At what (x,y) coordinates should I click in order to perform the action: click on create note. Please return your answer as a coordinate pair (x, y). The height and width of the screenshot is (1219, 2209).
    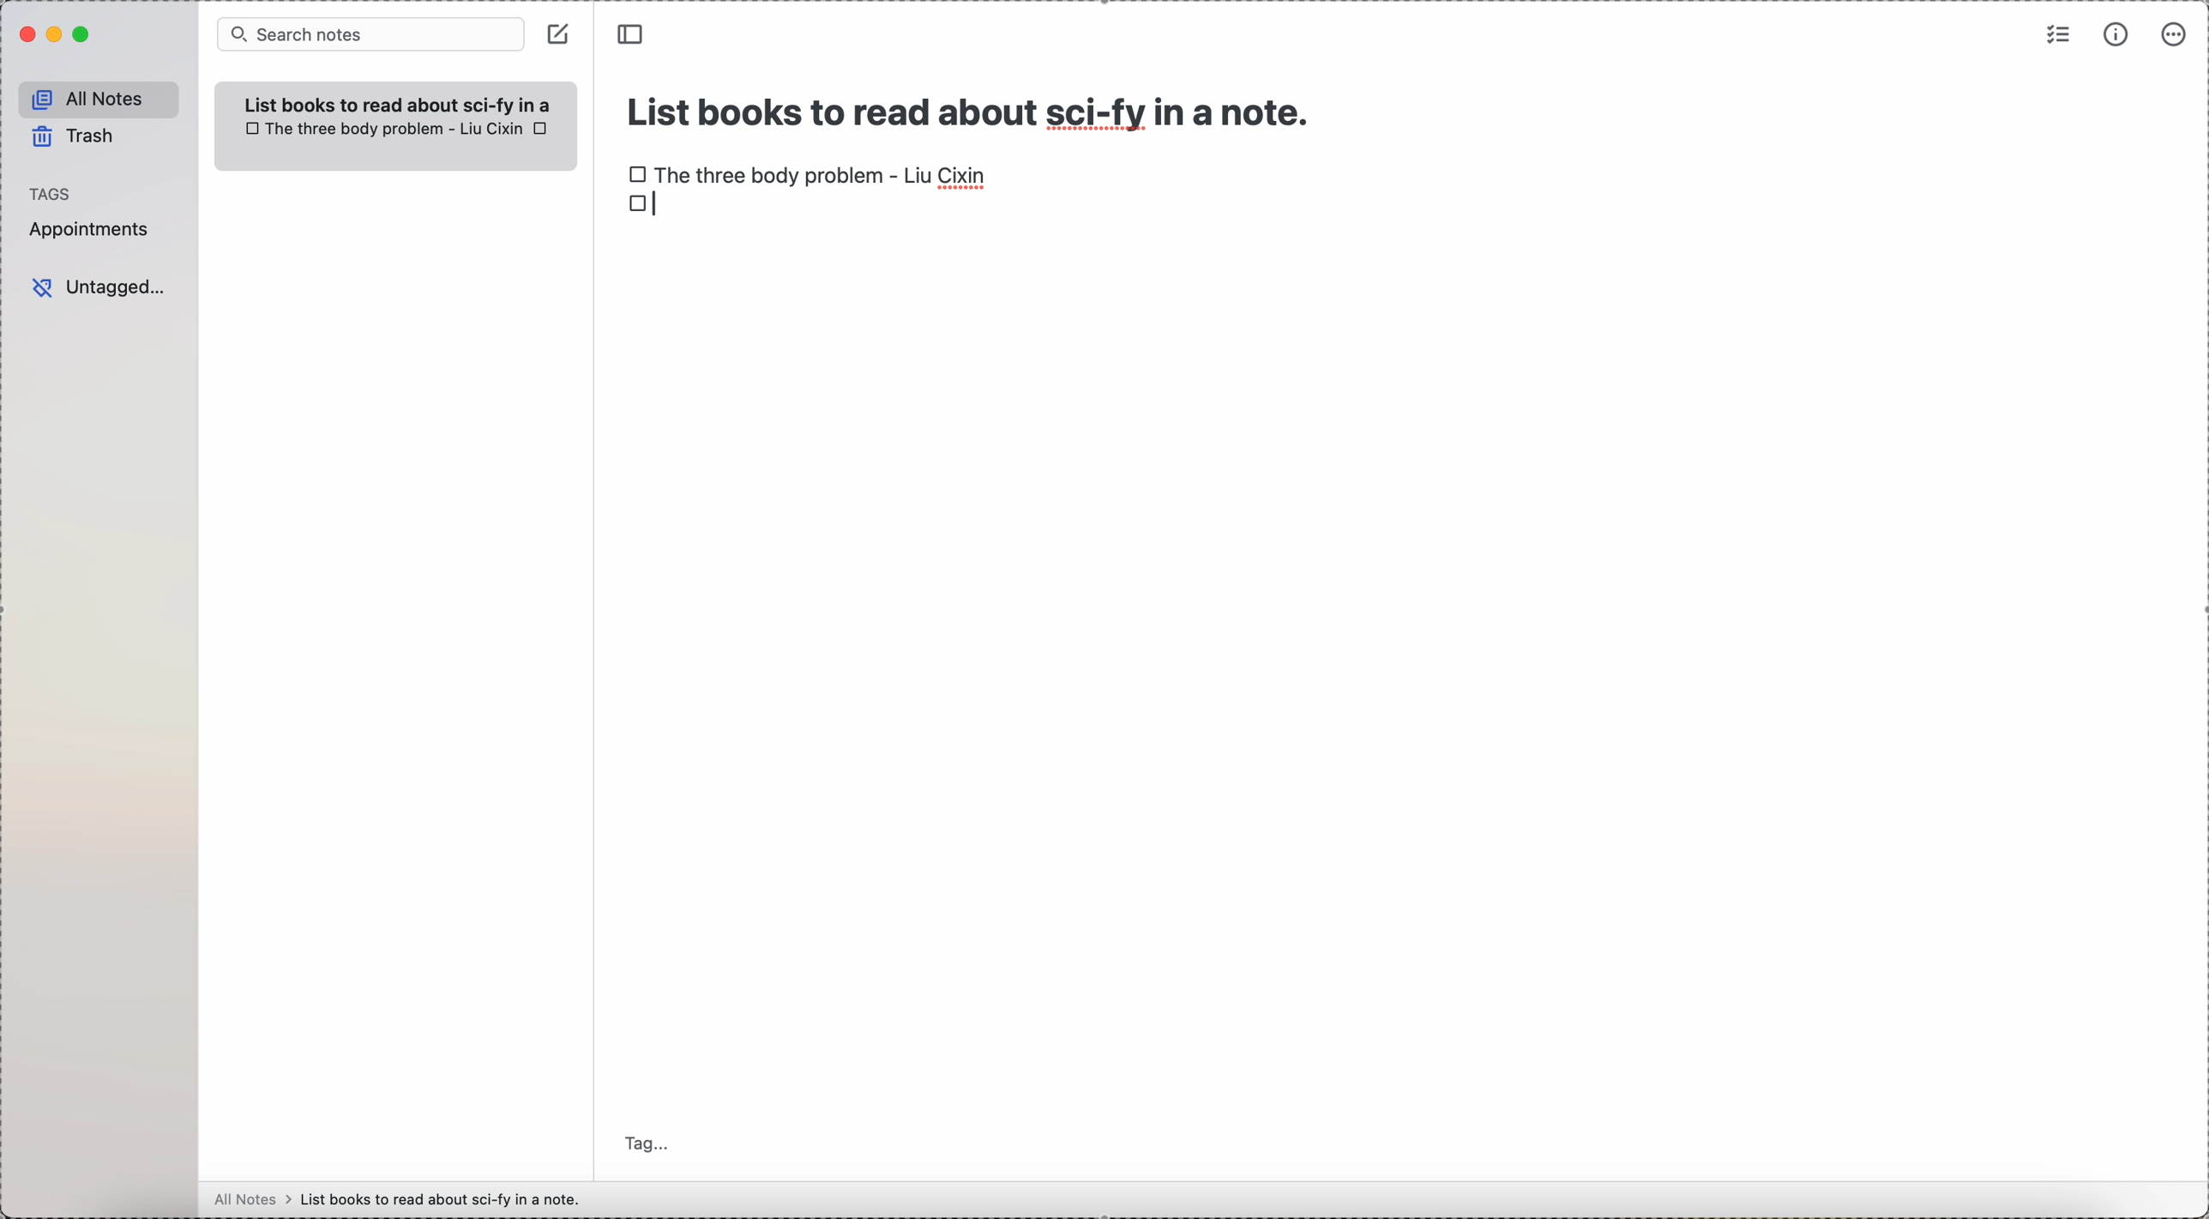
    Looking at the image, I should click on (558, 34).